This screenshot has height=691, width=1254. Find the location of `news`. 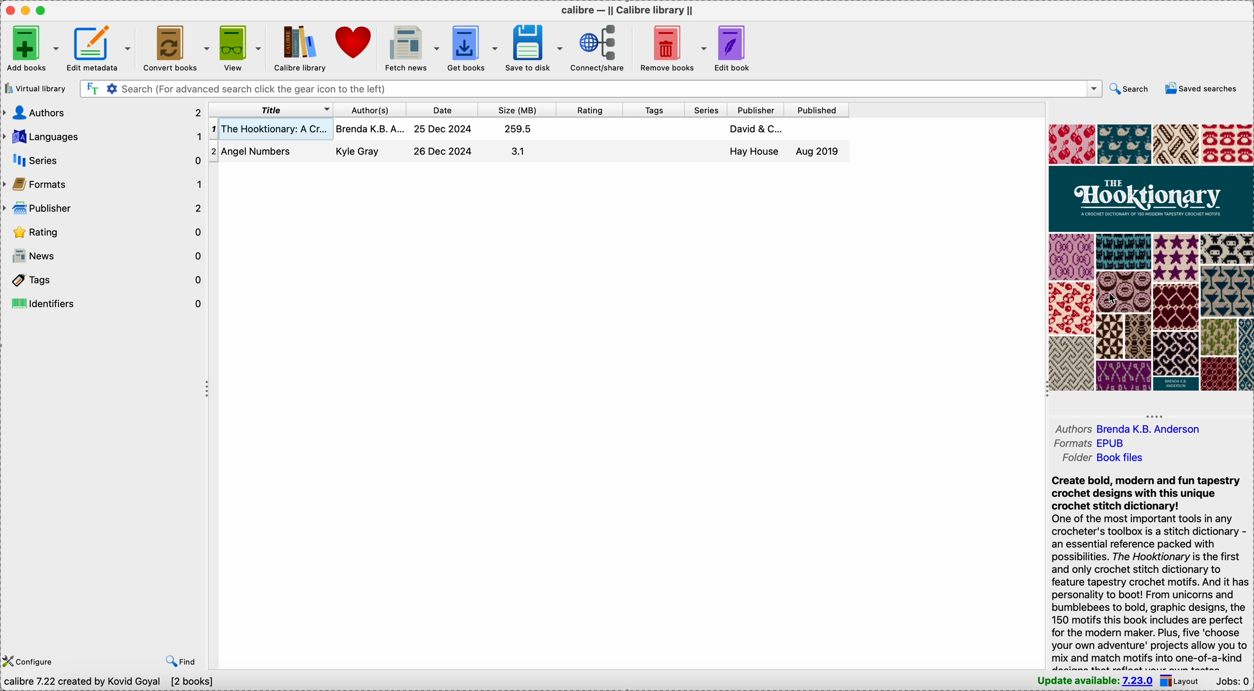

news is located at coordinates (104, 254).